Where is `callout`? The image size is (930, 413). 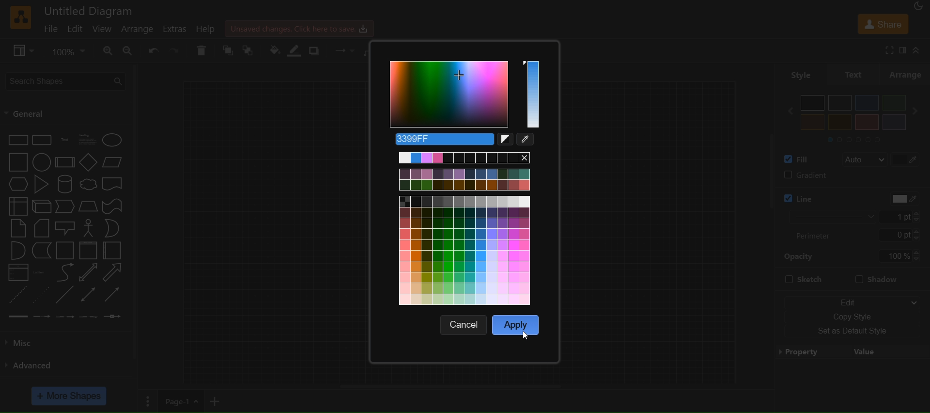 callout is located at coordinates (66, 228).